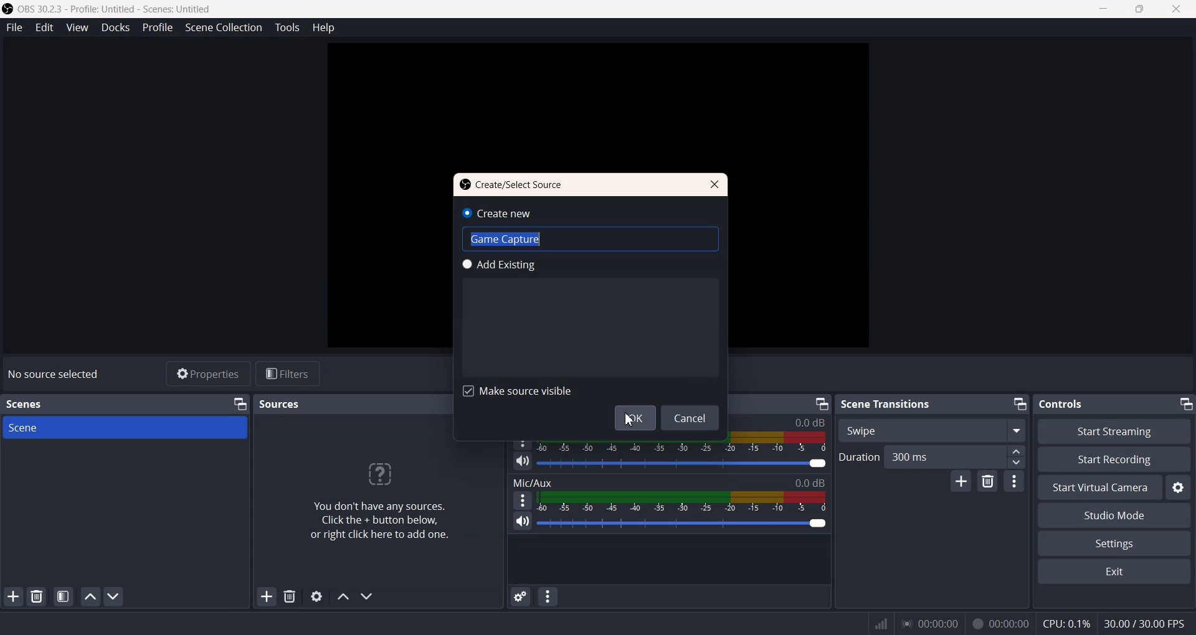 The image size is (1196, 635). I want to click on Close, so click(713, 184).